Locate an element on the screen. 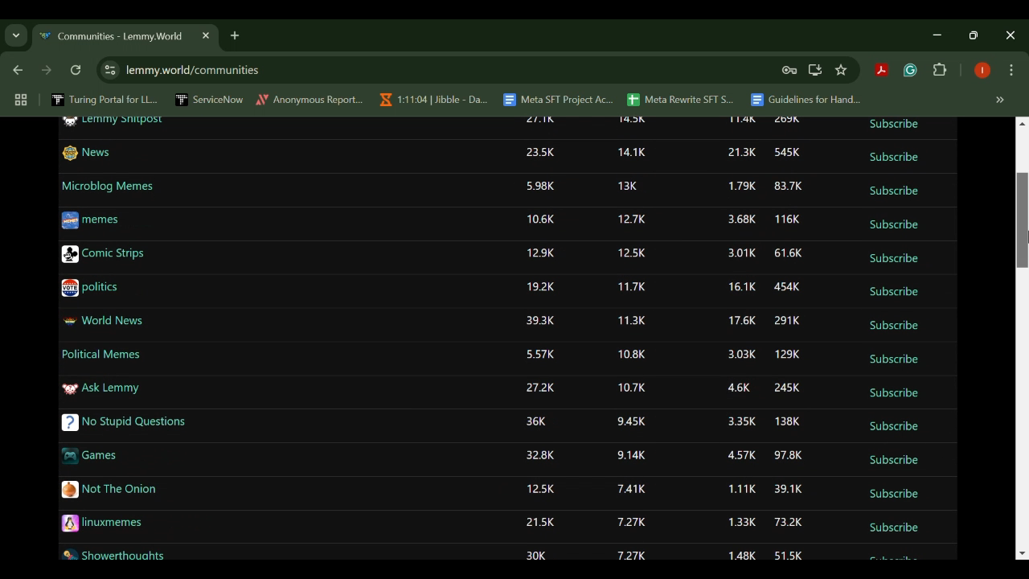  Subscribe is located at coordinates (896, 528).